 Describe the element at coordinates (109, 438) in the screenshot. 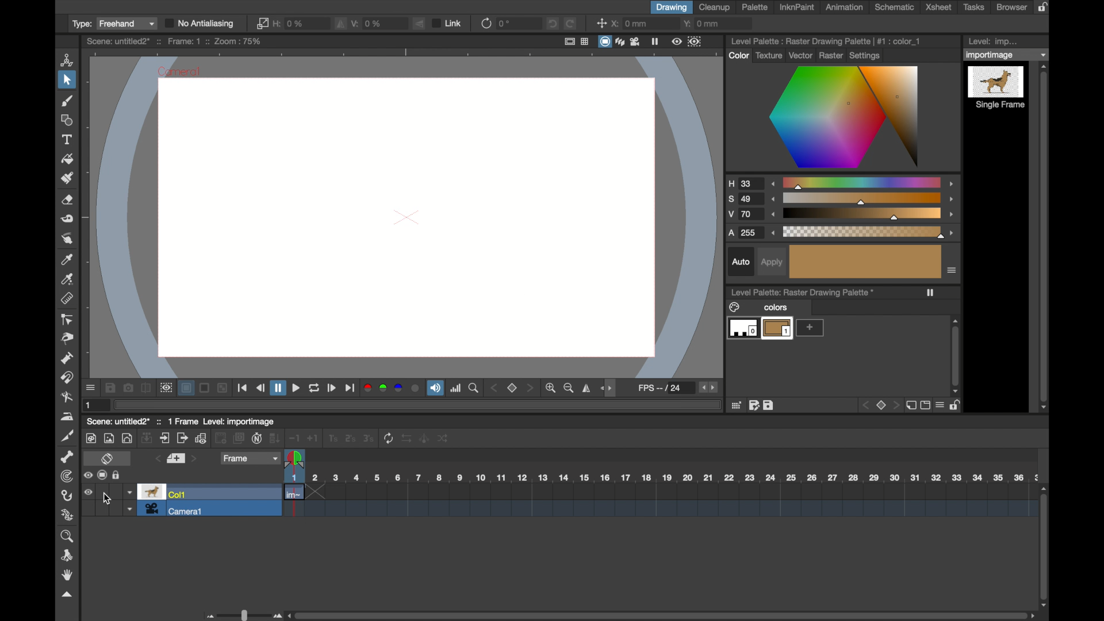

I see `image` at that location.